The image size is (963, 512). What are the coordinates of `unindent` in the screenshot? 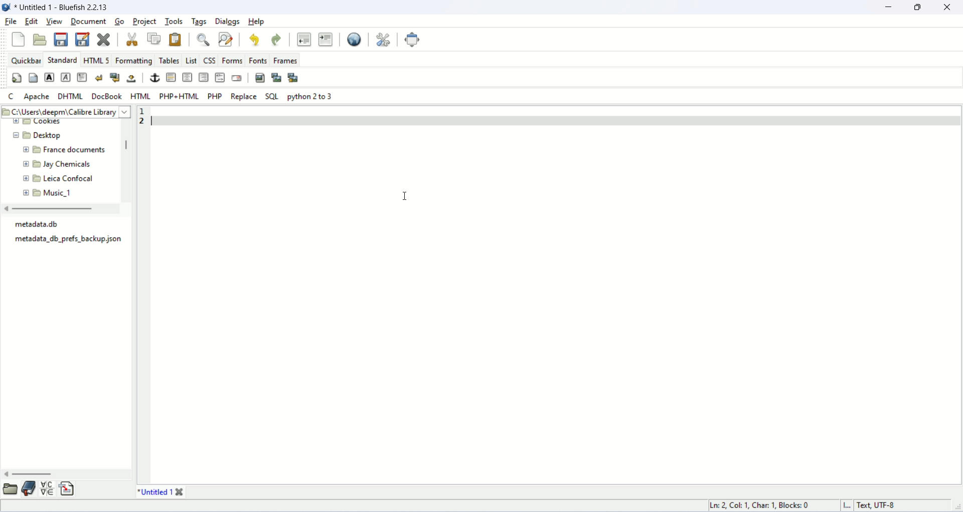 It's located at (304, 39).